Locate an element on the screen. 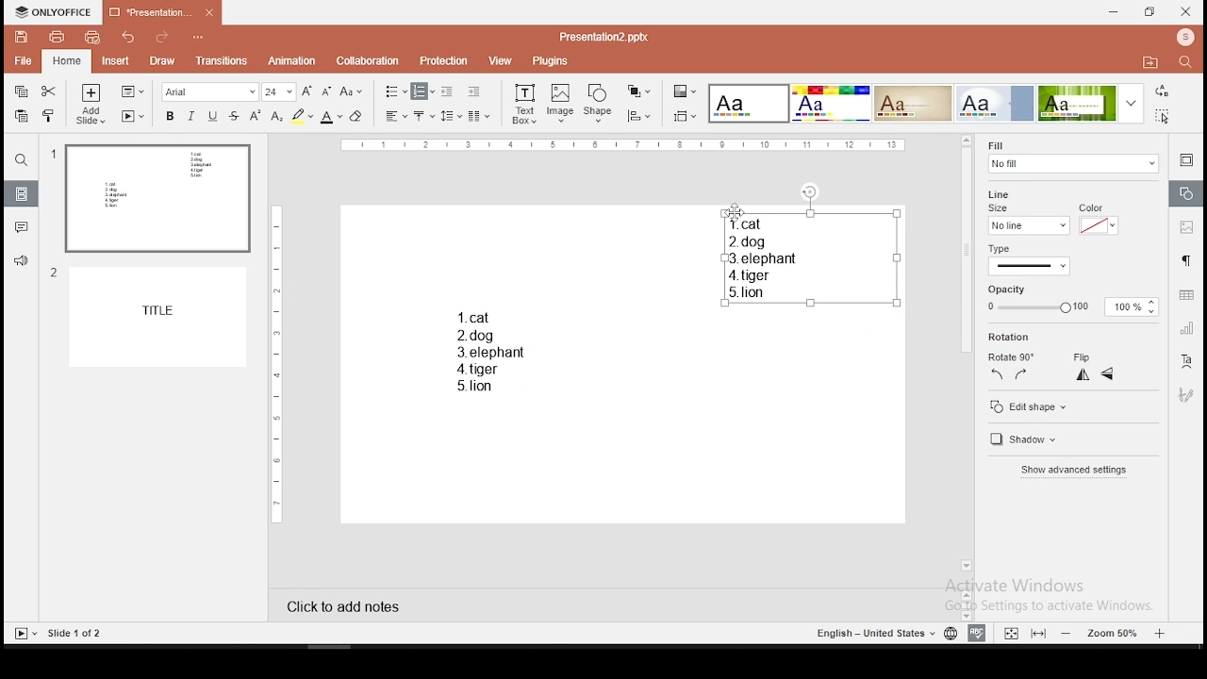 This screenshot has height=679, width=1207. quick print is located at coordinates (91, 37).